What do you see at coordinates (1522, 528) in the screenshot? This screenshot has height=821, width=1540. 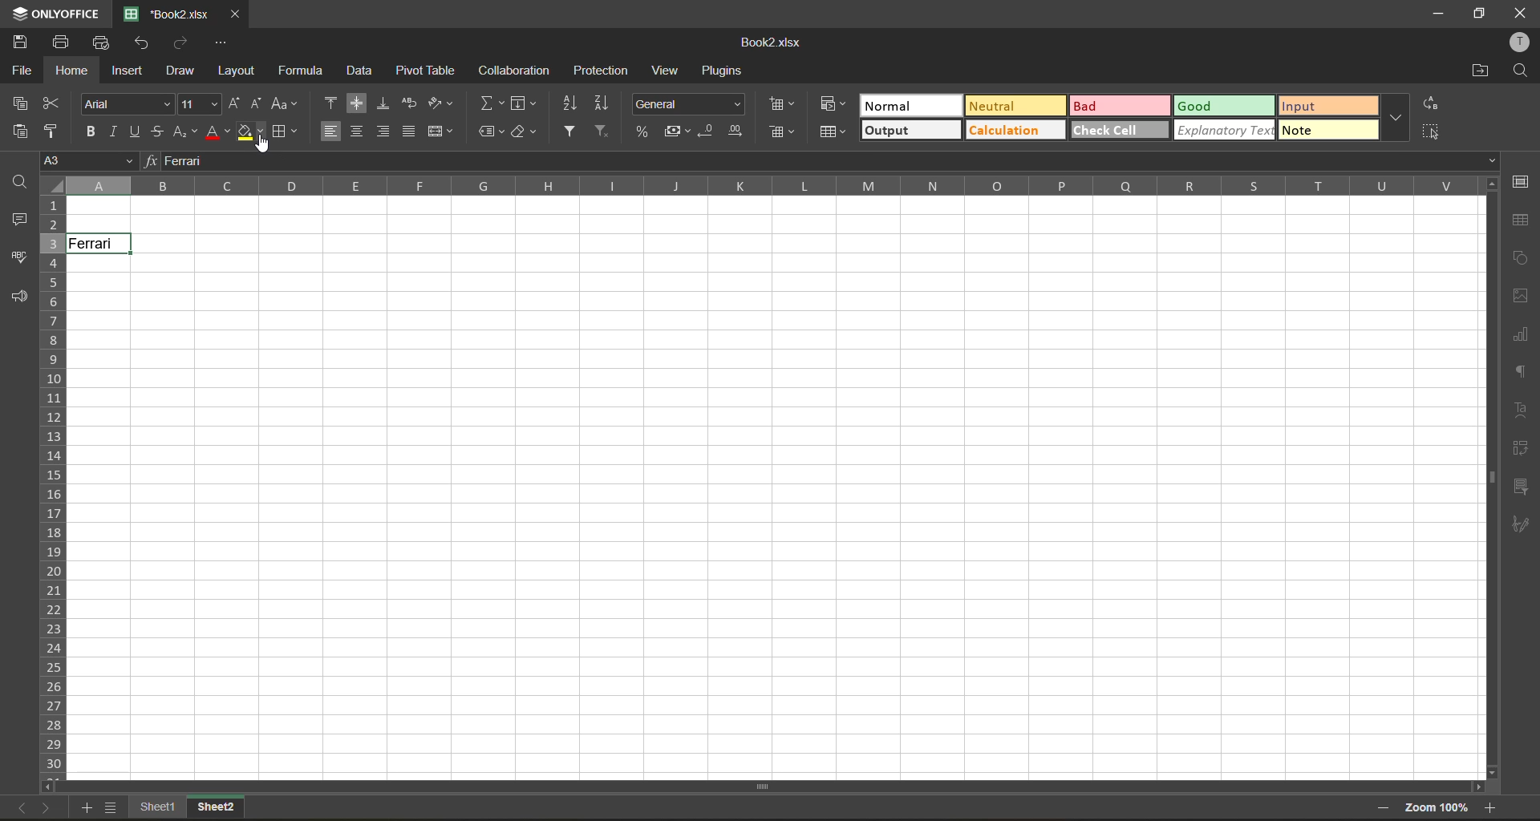 I see `signature` at bounding box center [1522, 528].